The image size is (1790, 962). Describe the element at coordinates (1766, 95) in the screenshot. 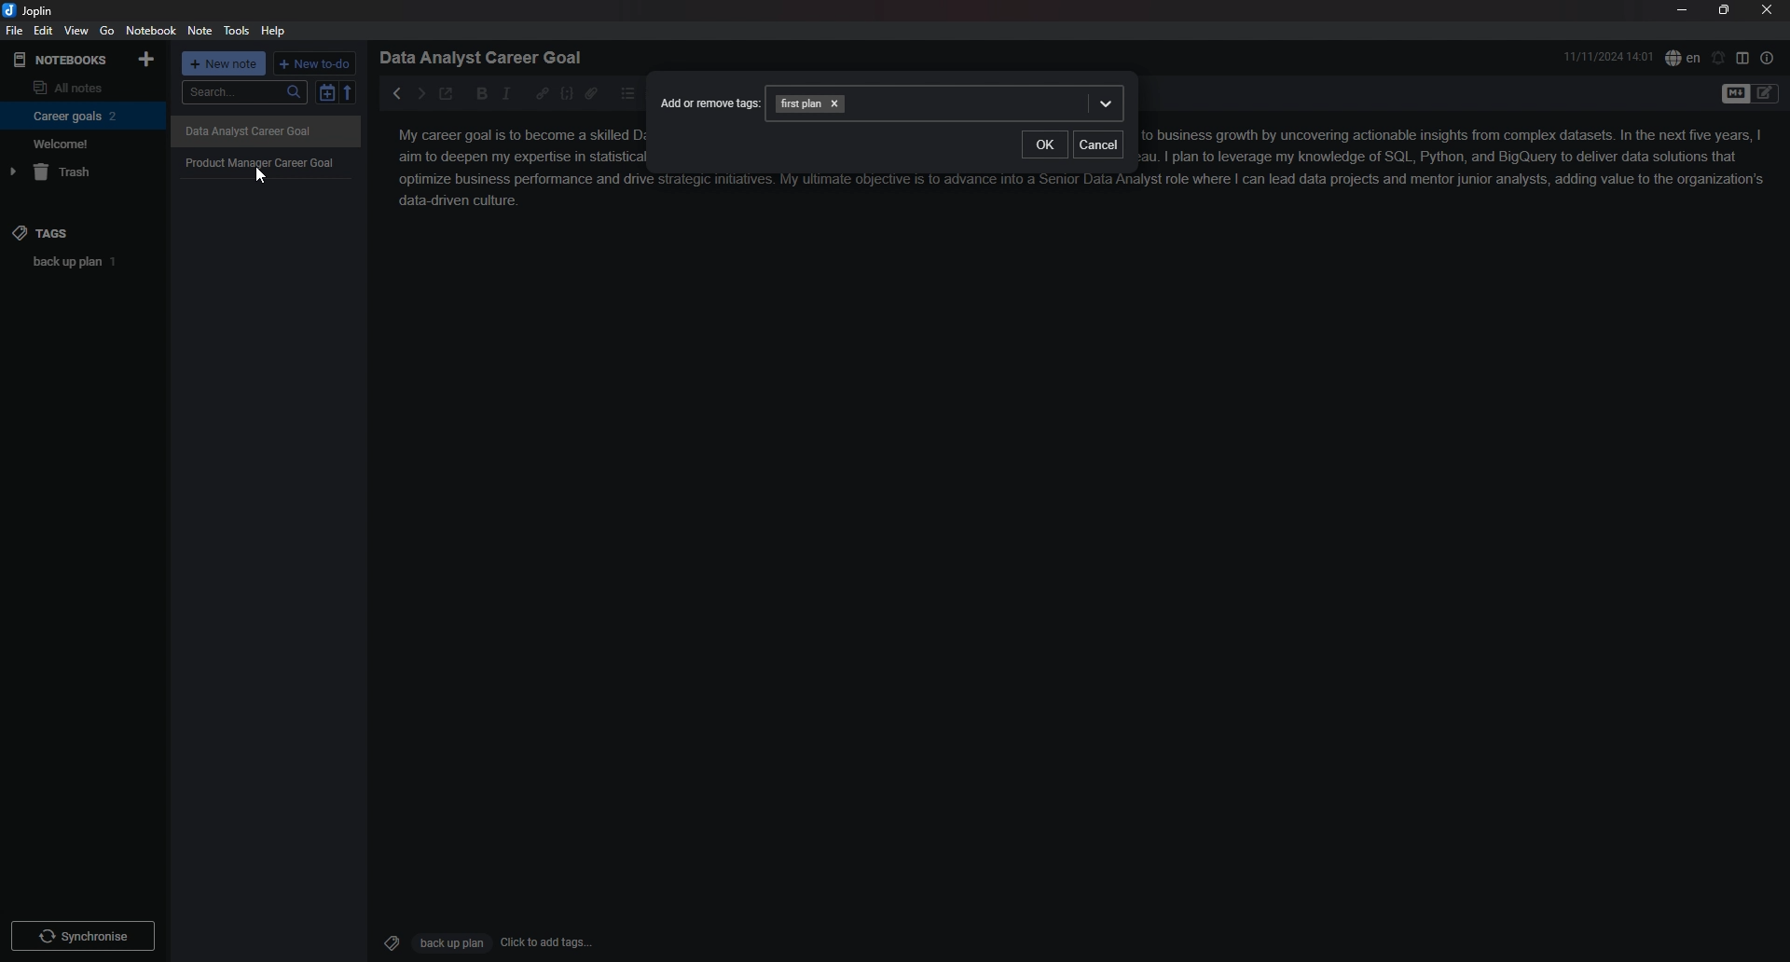

I see `Toggle Editor` at that location.